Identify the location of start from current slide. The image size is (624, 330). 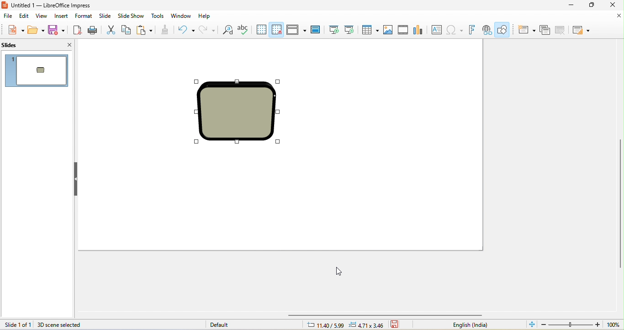
(350, 30).